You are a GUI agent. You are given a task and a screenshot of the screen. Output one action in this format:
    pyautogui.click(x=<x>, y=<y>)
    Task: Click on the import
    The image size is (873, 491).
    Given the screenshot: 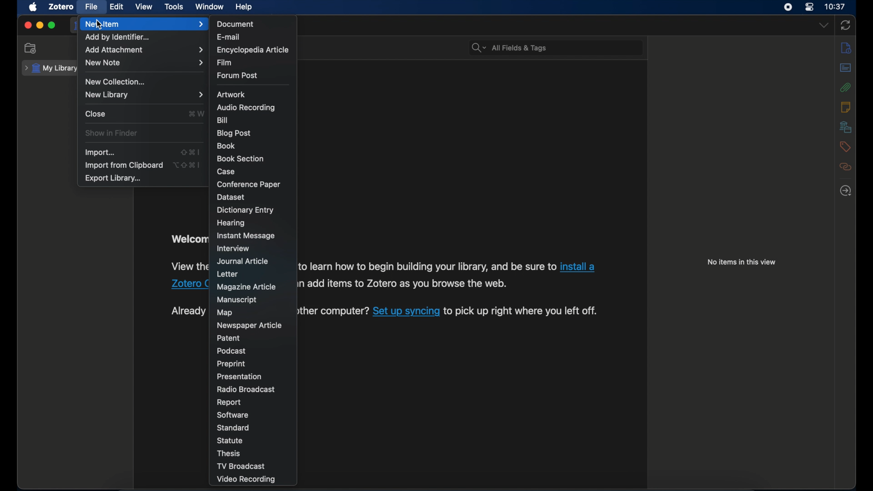 What is the action you would take?
    pyautogui.click(x=99, y=152)
    